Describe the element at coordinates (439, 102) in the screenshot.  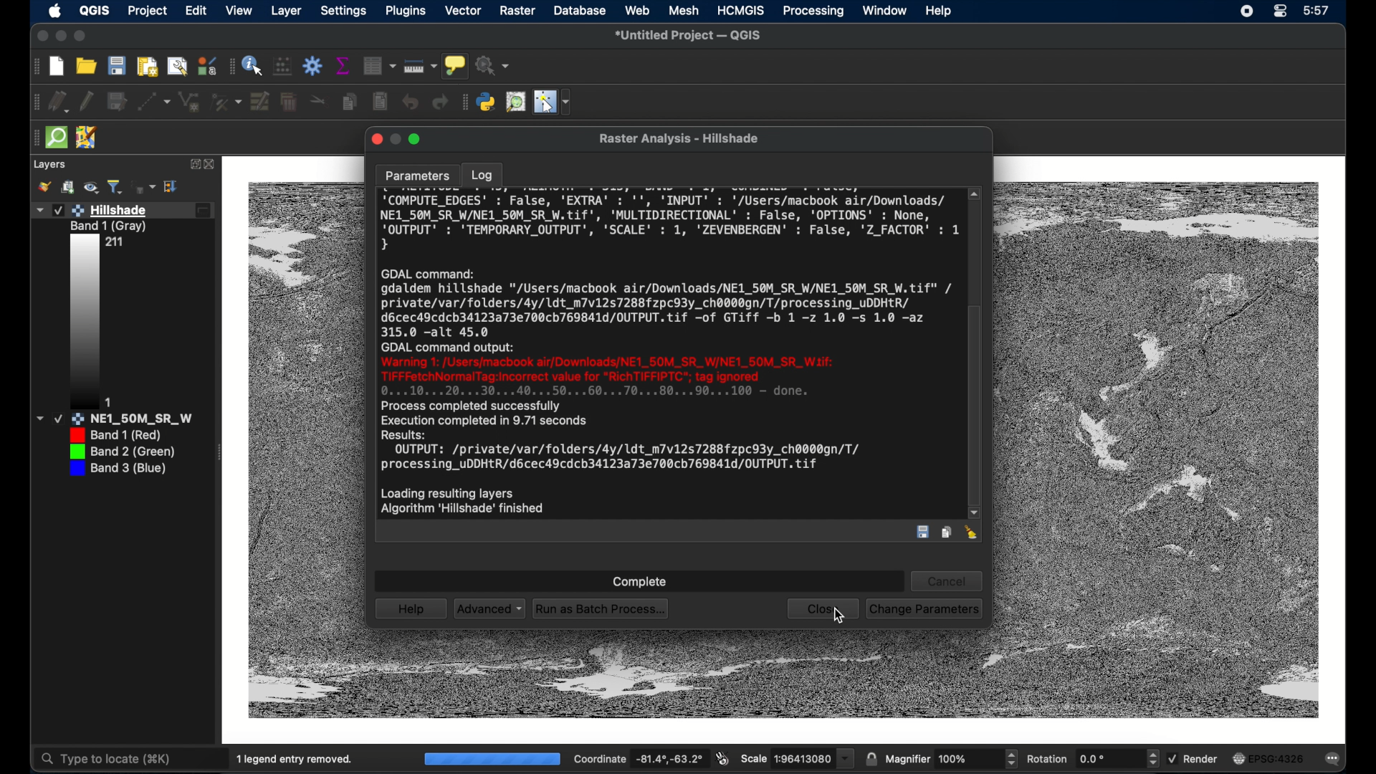
I see `redo` at that location.